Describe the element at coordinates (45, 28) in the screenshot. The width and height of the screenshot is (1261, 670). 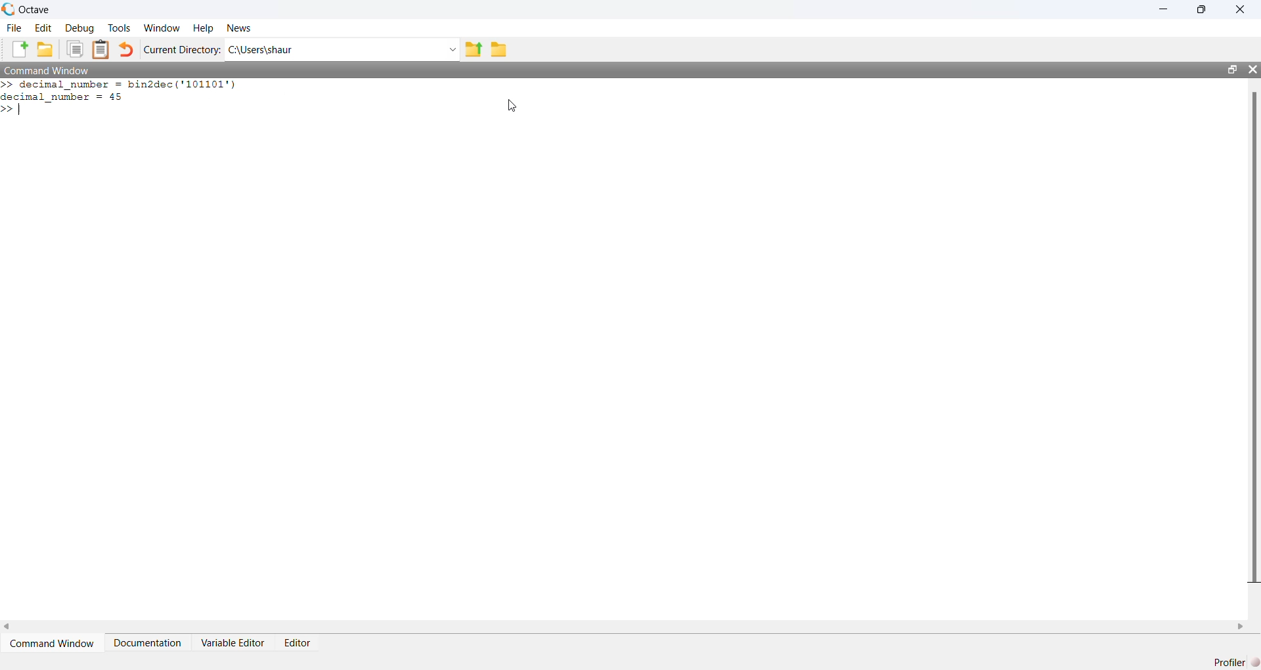
I see `edit` at that location.